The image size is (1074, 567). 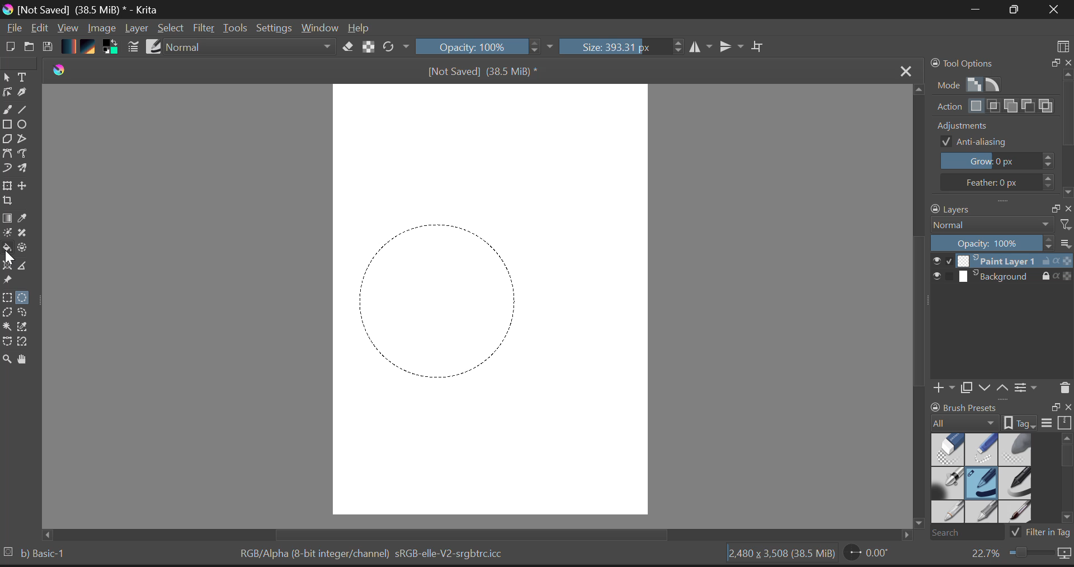 What do you see at coordinates (27, 266) in the screenshot?
I see `Measurements` at bounding box center [27, 266].